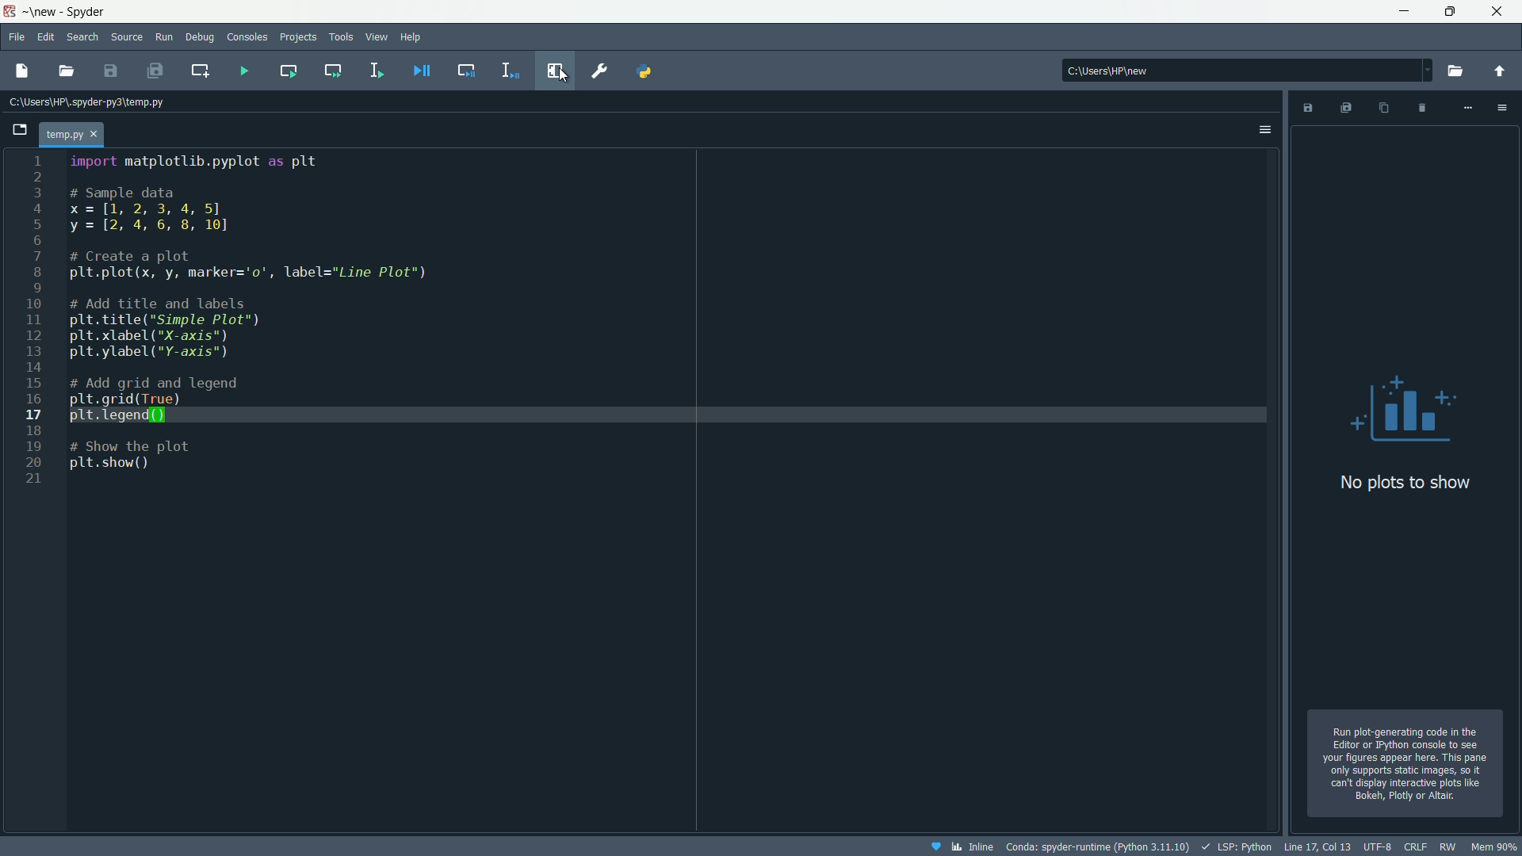 The height and width of the screenshot is (856, 1522). I want to click on source, so click(125, 37).